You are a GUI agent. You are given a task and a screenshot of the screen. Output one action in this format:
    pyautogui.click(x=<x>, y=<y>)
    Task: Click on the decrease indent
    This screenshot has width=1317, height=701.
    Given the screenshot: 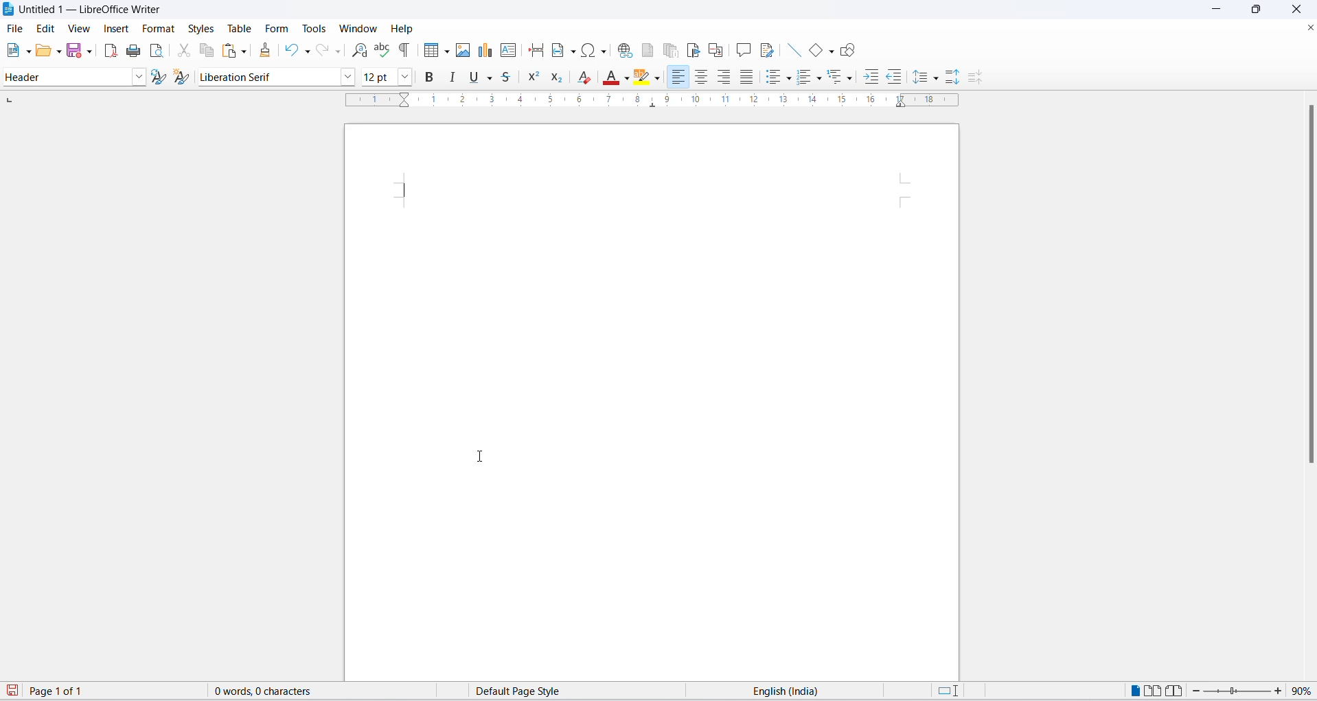 What is the action you would take?
    pyautogui.click(x=896, y=77)
    